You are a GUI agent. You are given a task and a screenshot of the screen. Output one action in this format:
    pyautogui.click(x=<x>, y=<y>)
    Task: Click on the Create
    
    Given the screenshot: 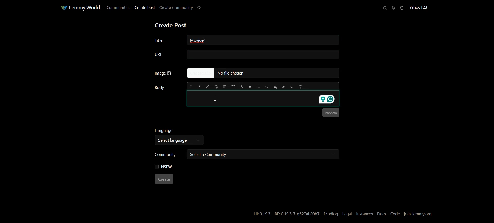 What is the action you would take?
    pyautogui.click(x=165, y=179)
    